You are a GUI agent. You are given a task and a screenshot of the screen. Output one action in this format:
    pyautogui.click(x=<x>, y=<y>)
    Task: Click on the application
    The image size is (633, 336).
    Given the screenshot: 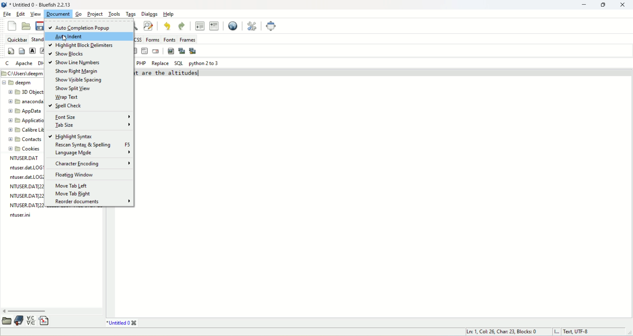 What is the action you would take?
    pyautogui.click(x=26, y=121)
    